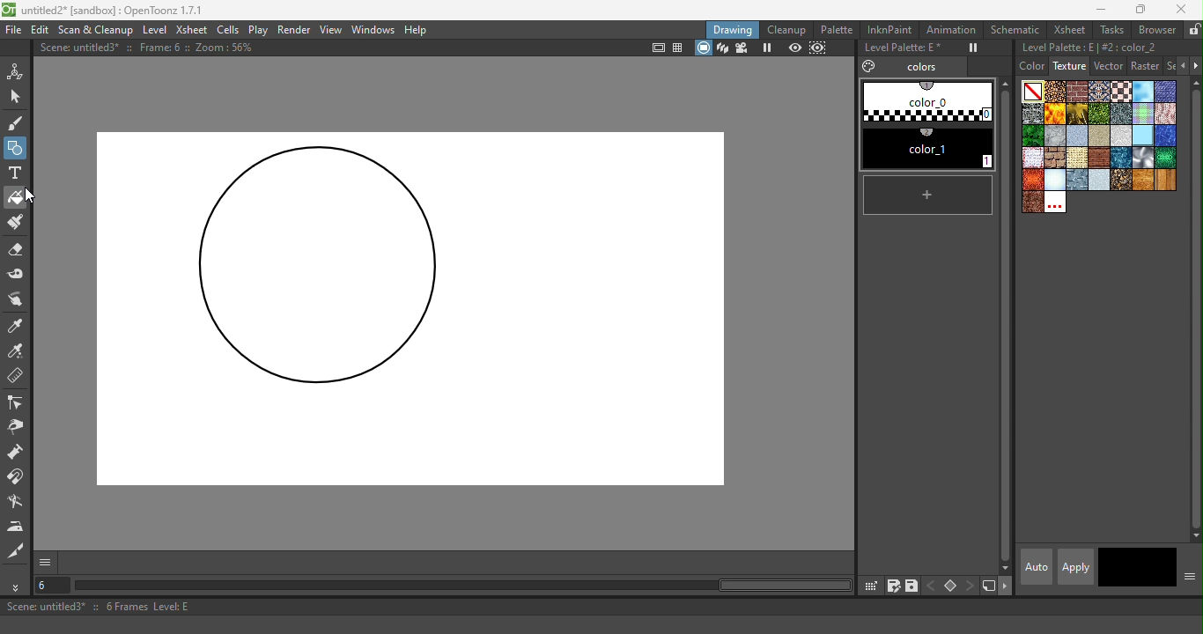 The width and height of the screenshot is (1203, 634). Describe the element at coordinates (1114, 567) in the screenshot. I see `Current style` at that location.